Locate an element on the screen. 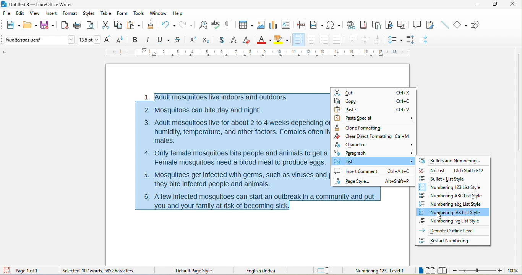  numbering abc list style is located at coordinates (451, 196).